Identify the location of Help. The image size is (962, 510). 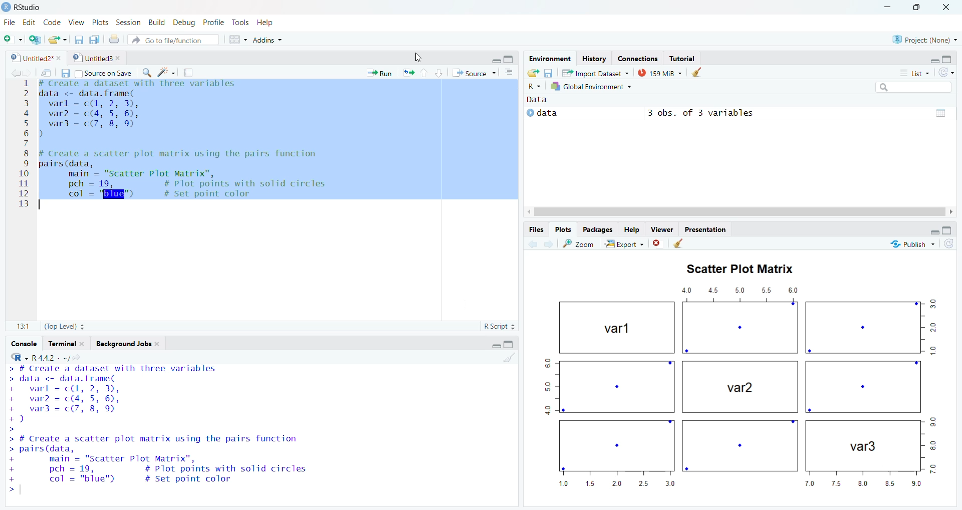
(633, 230).